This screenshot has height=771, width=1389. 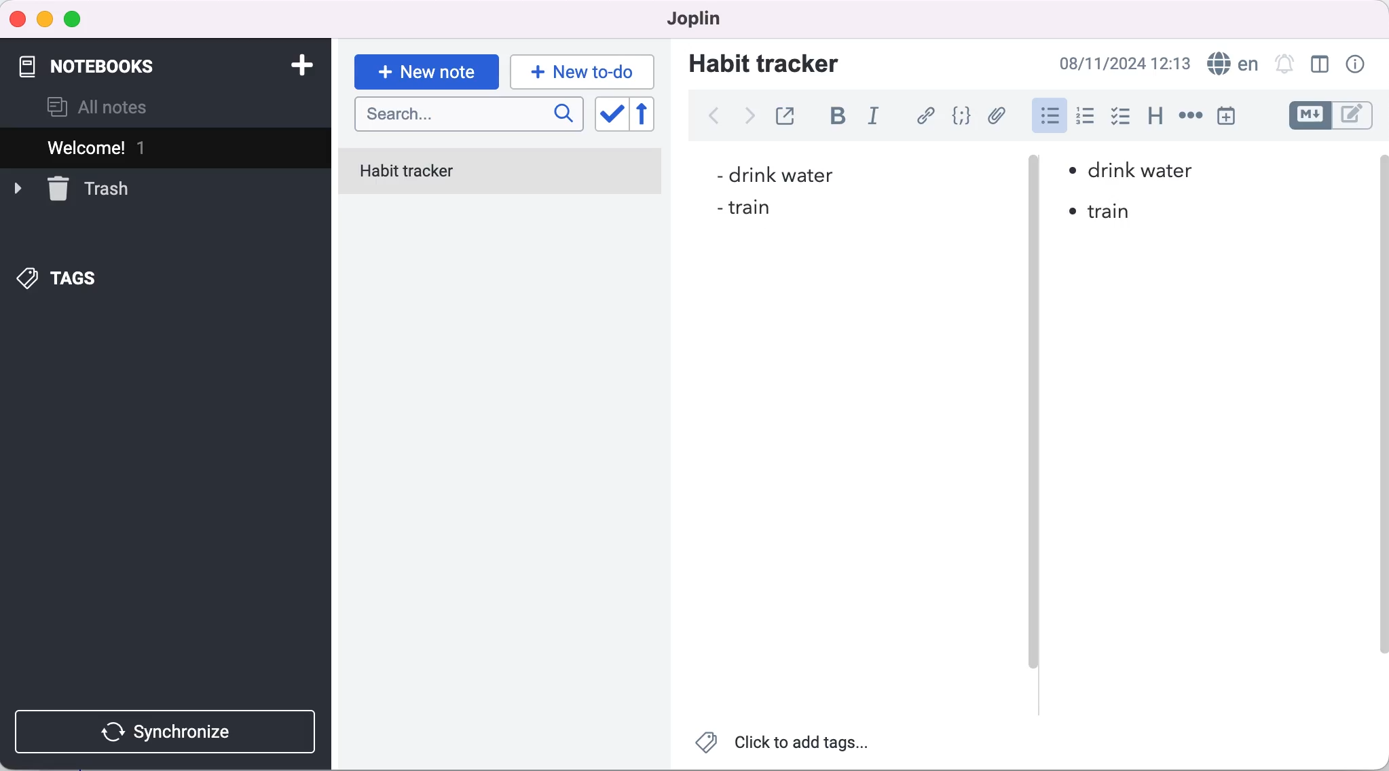 I want to click on • drink water, so click(x=1131, y=171).